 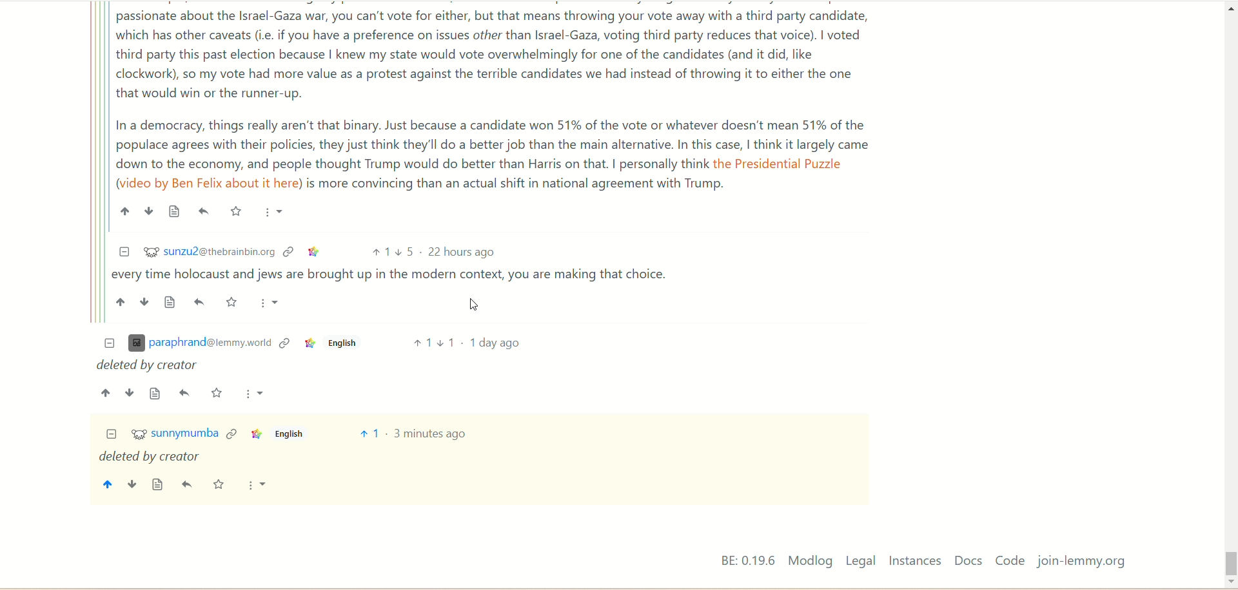 I want to click on Collapse, so click(x=124, y=252).